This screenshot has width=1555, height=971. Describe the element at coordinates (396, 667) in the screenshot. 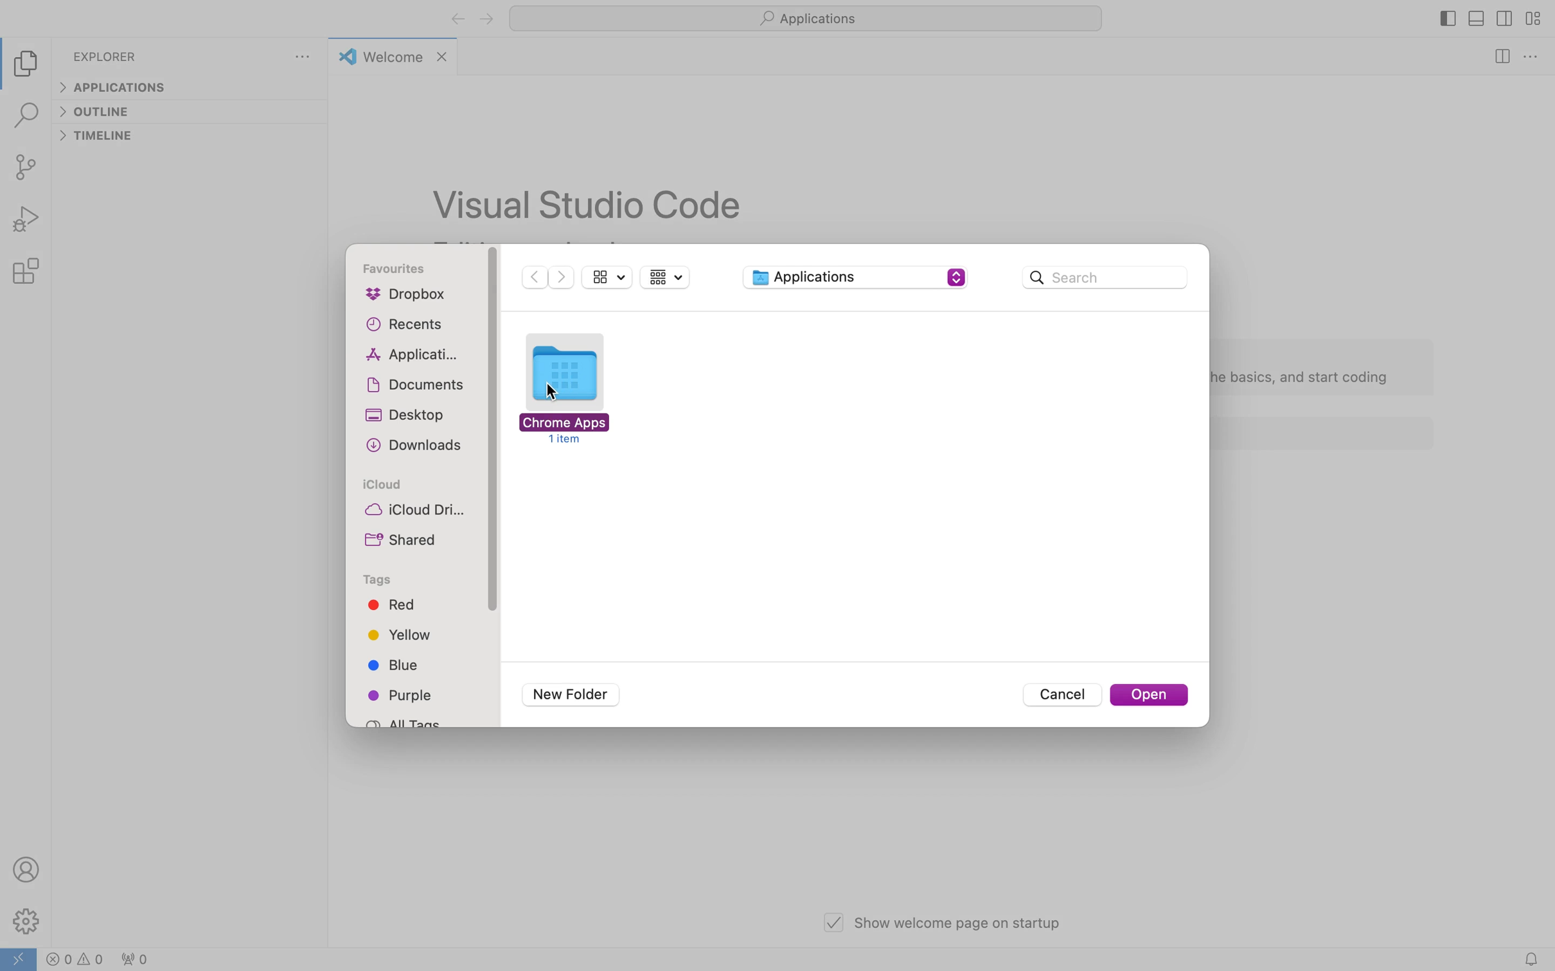

I see `blue` at that location.